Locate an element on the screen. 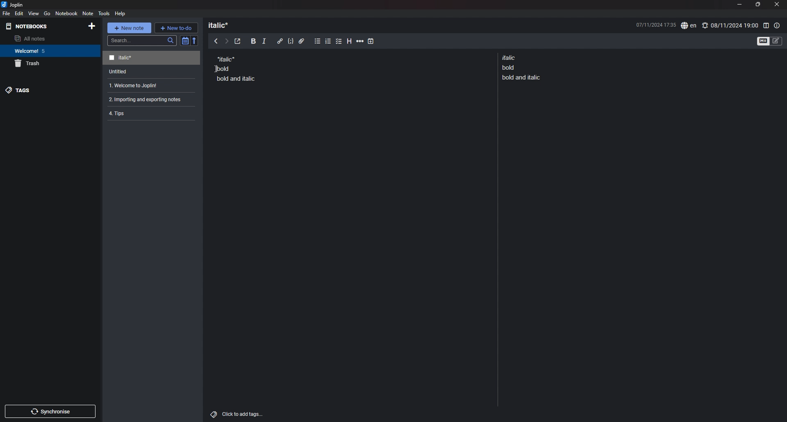  heading is located at coordinates (350, 41).